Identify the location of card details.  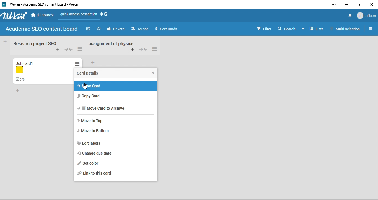
(87, 73).